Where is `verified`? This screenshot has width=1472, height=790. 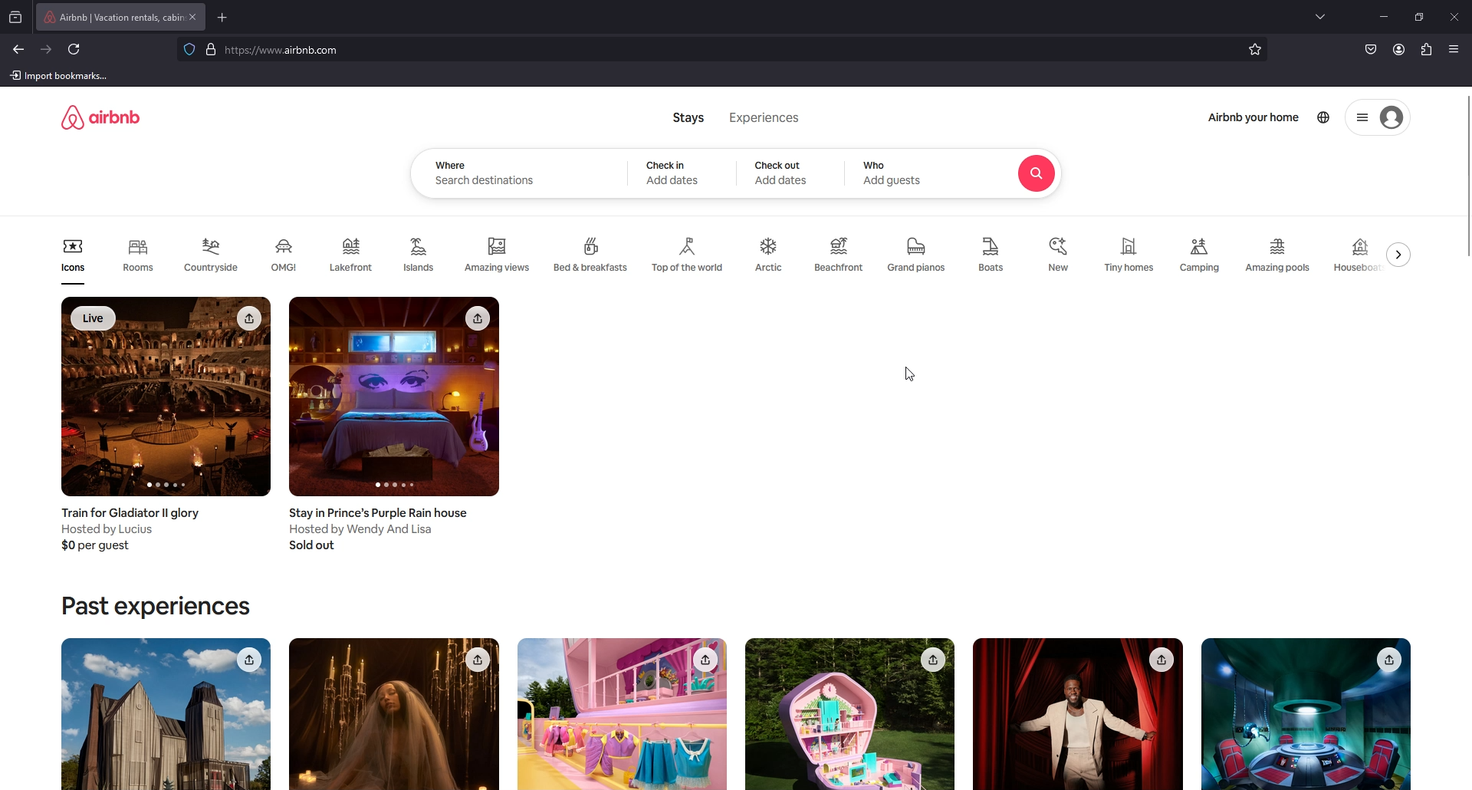
verified is located at coordinates (213, 49).